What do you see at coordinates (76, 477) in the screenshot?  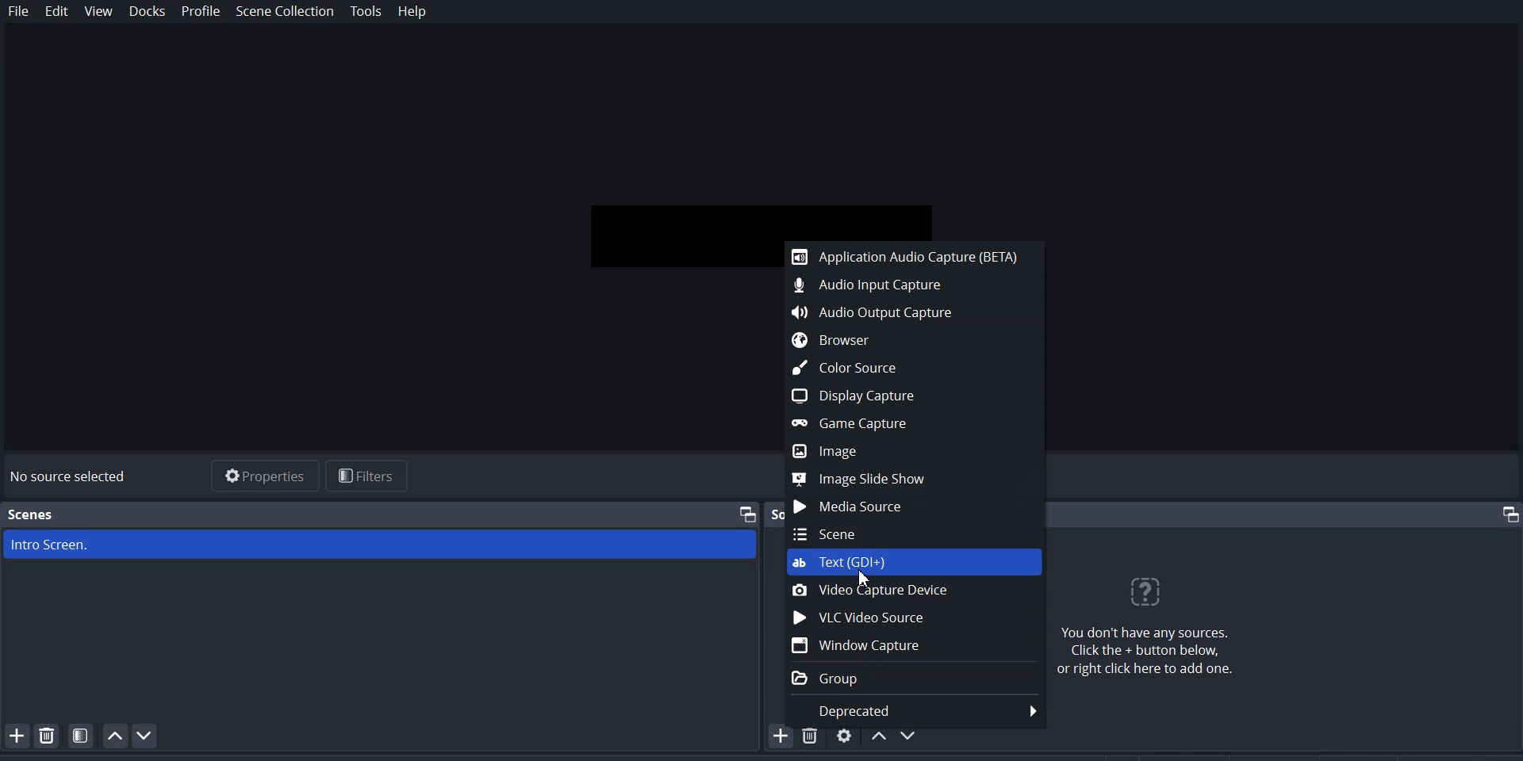 I see `No source selected` at bounding box center [76, 477].